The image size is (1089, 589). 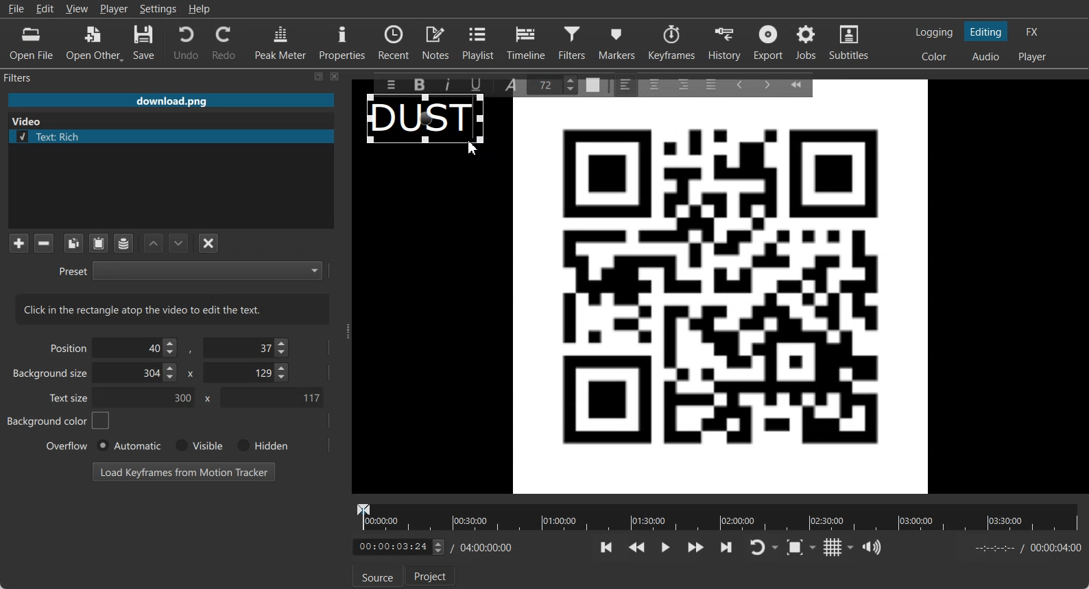 What do you see at coordinates (335, 76) in the screenshot?
I see `Close` at bounding box center [335, 76].